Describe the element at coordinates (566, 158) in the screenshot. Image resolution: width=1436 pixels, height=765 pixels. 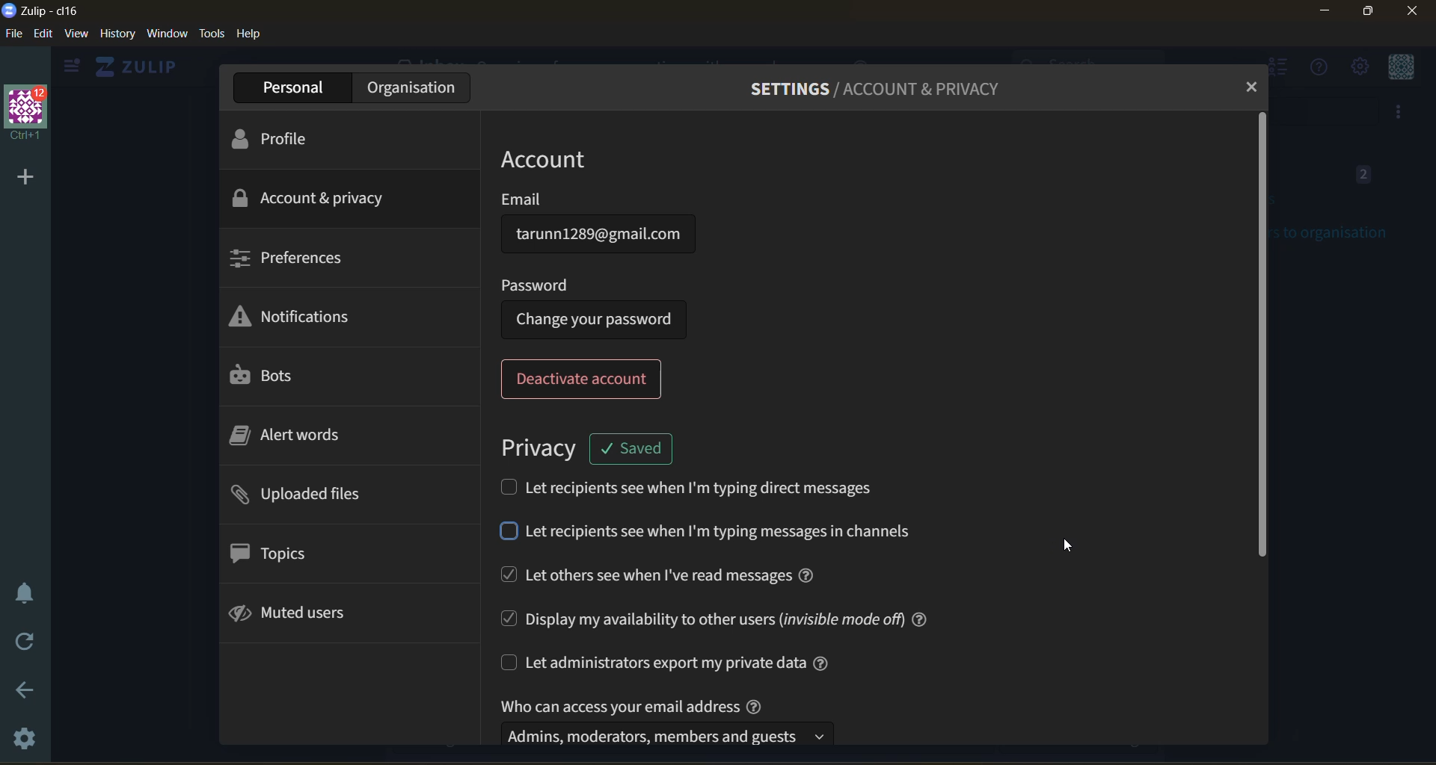
I see `account` at that location.